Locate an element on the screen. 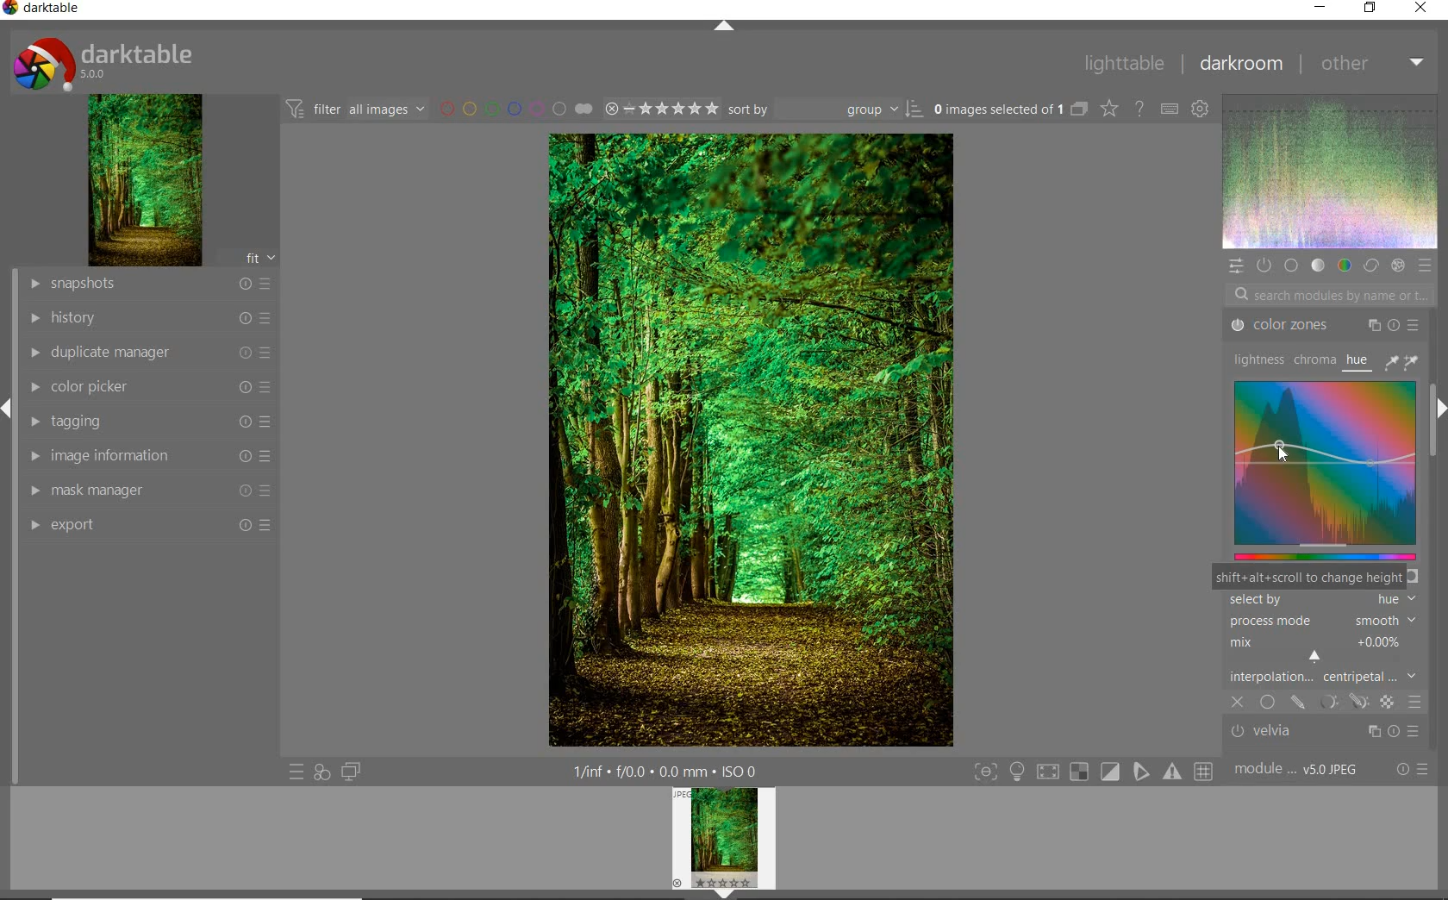 This screenshot has width=1448, height=900. velvia is located at coordinates (1328, 733).